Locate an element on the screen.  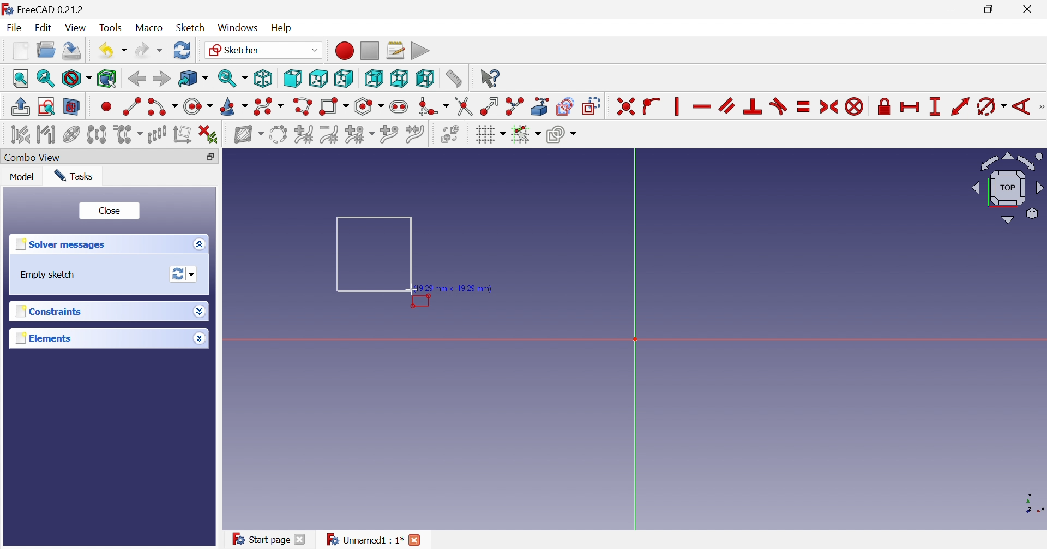
Create polyline is located at coordinates (302, 107).